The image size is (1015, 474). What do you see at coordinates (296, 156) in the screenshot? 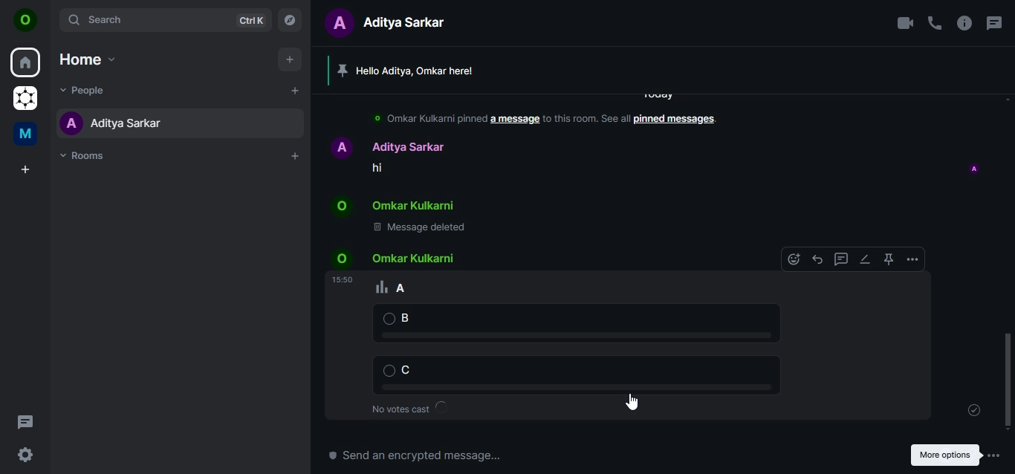
I see `add room` at bounding box center [296, 156].